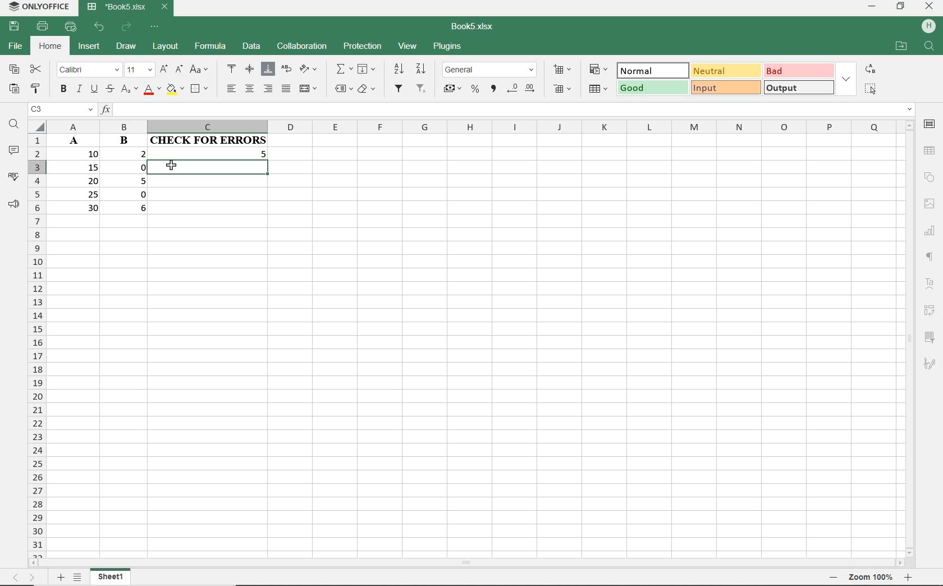  I want to click on LAYOUT, so click(166, 48).